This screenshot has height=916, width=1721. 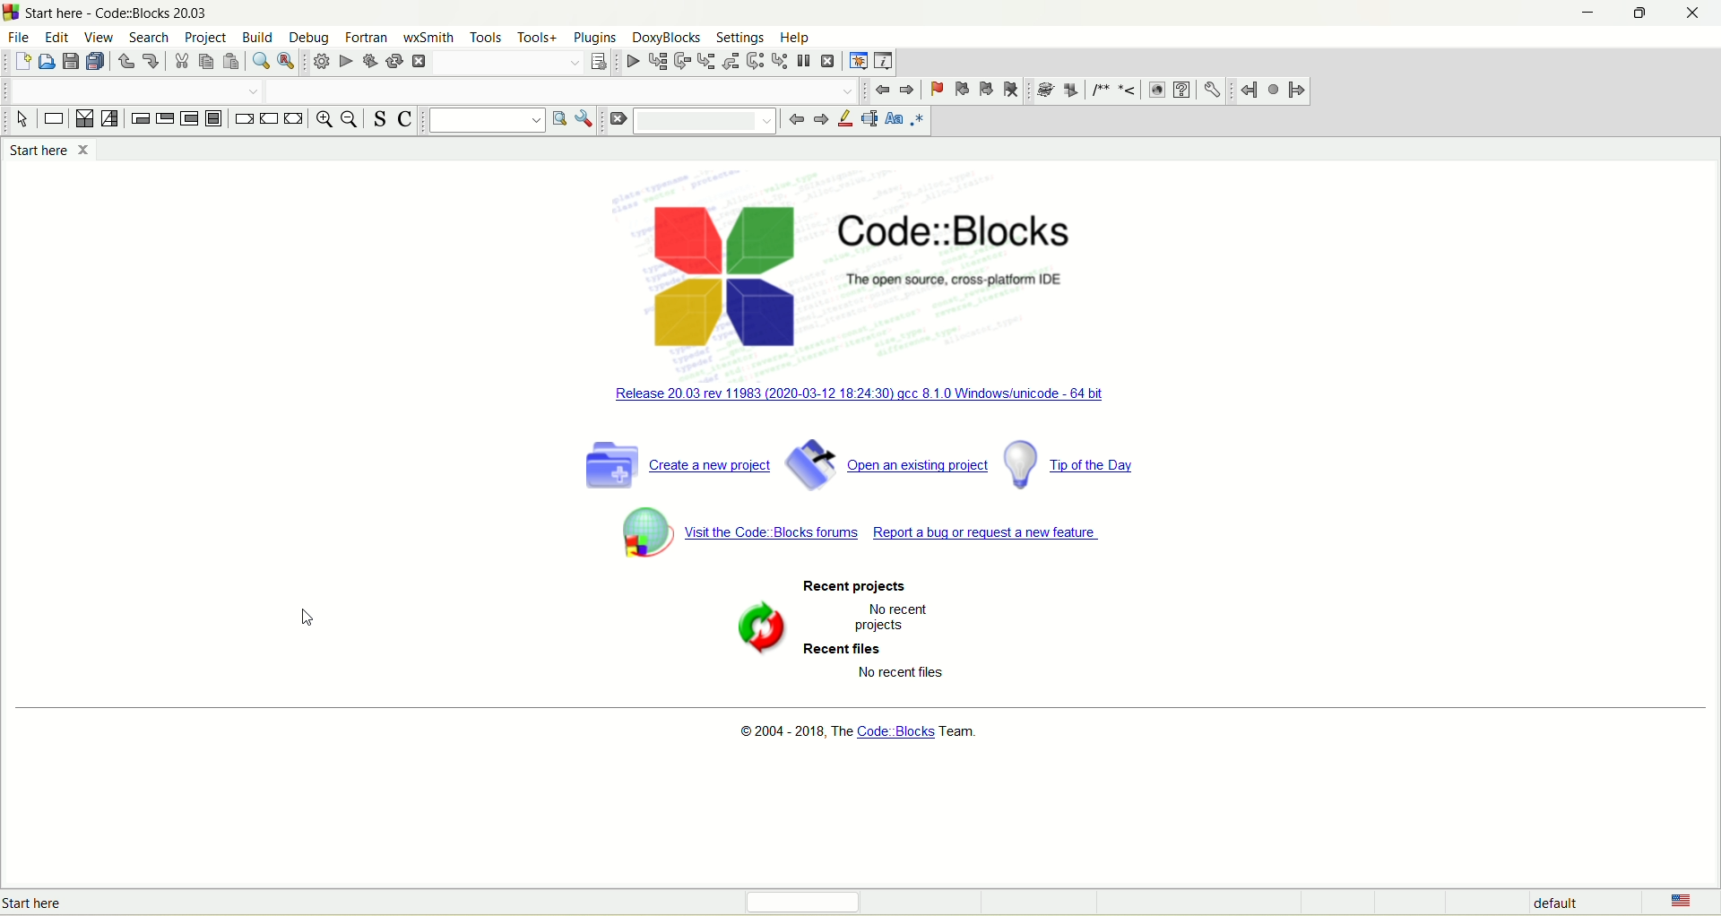 I want to click on file, so click(x=22, y=38).